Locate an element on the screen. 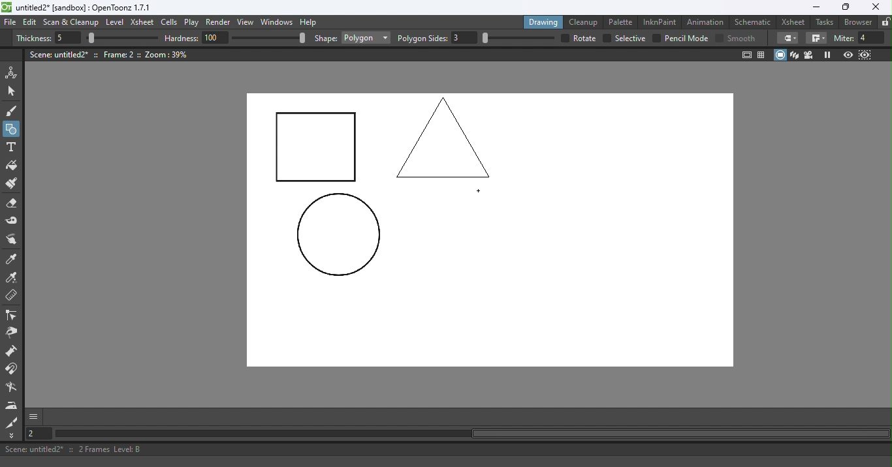 The image size is (892, 467). Selection tool is located at coordinates (14, 91).